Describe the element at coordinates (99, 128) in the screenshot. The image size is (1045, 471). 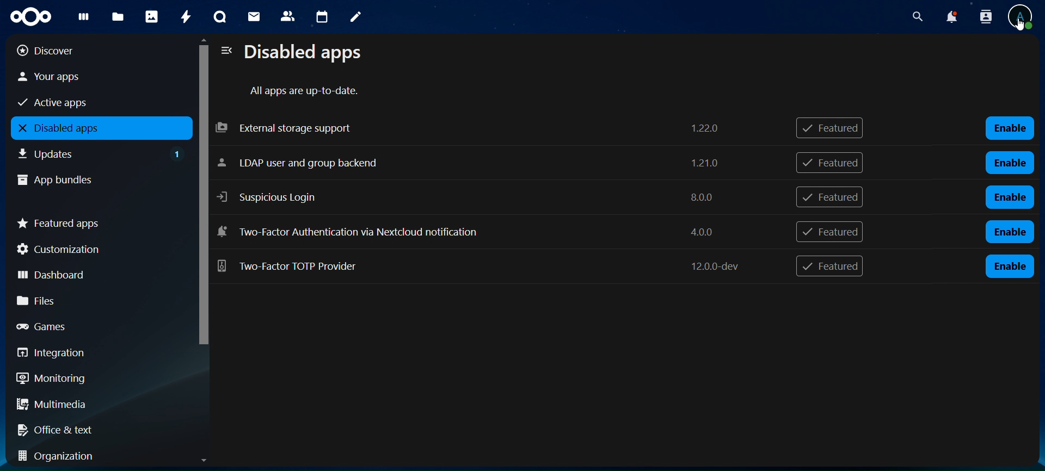
I see `disabled apps` at that location.